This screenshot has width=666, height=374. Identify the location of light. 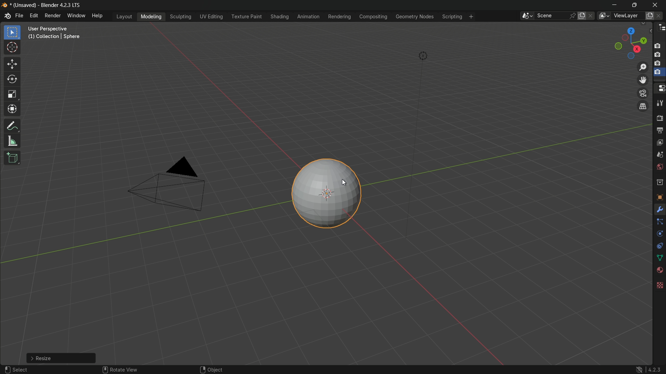
(428, 55).